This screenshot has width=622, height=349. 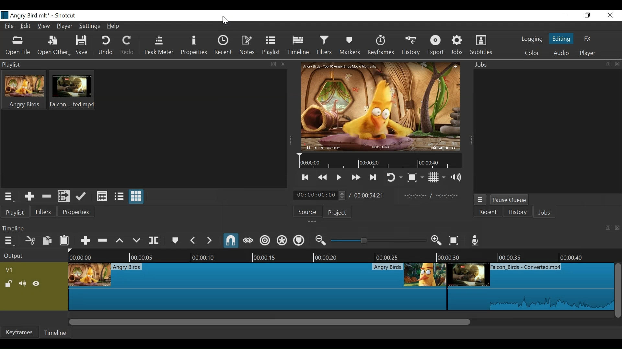 I want to click on History, so click(x=516, y=212).